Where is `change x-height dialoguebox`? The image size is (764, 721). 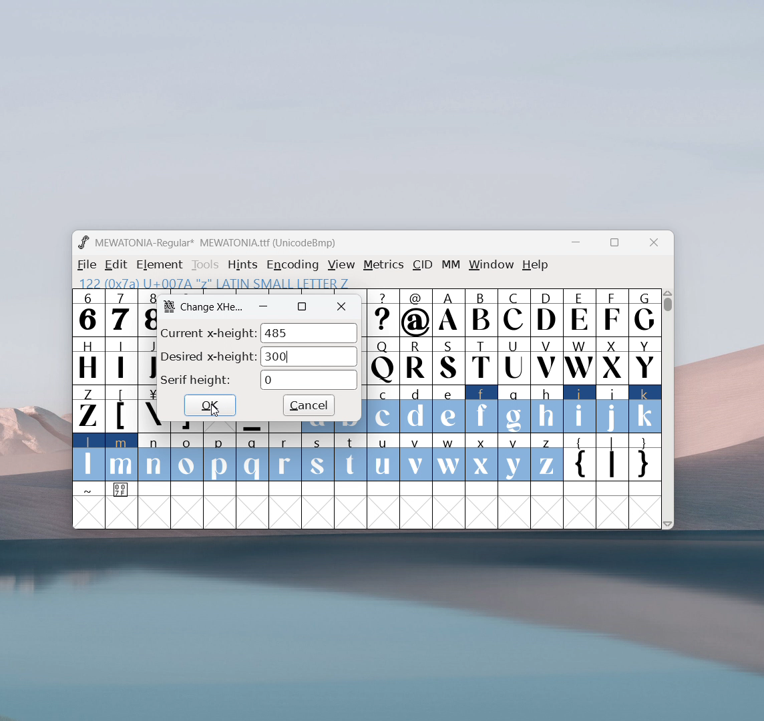
change x-height dialoguebox is located at coordinates (213, 308).